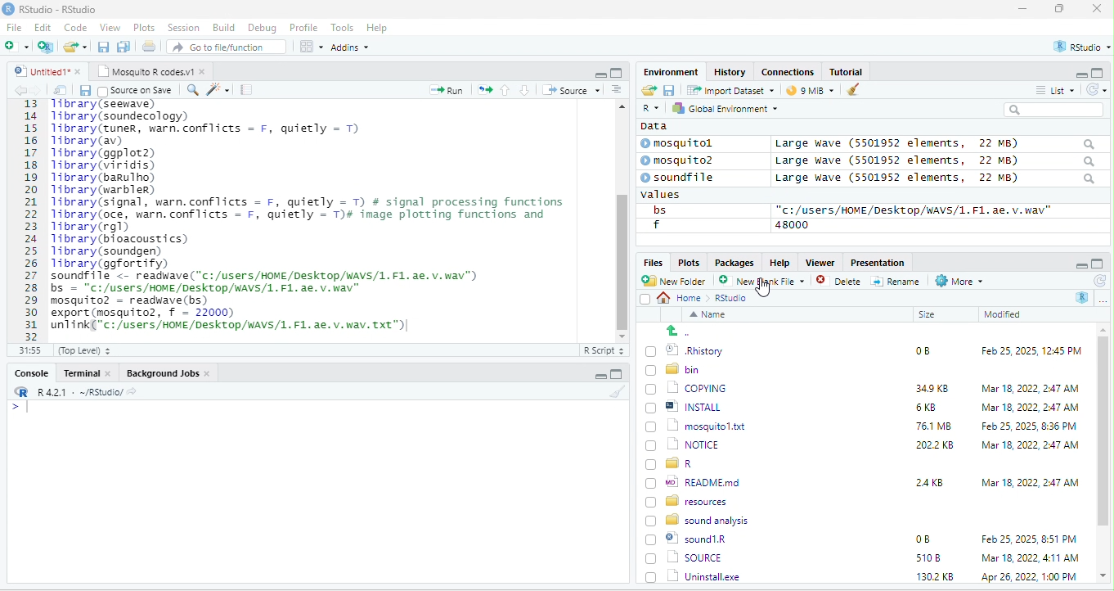 The width and height of the screenshot is (1114, 591). Describe the element at coordinates (571, 89) in the screenshot. I see `+ Source +` at that location.